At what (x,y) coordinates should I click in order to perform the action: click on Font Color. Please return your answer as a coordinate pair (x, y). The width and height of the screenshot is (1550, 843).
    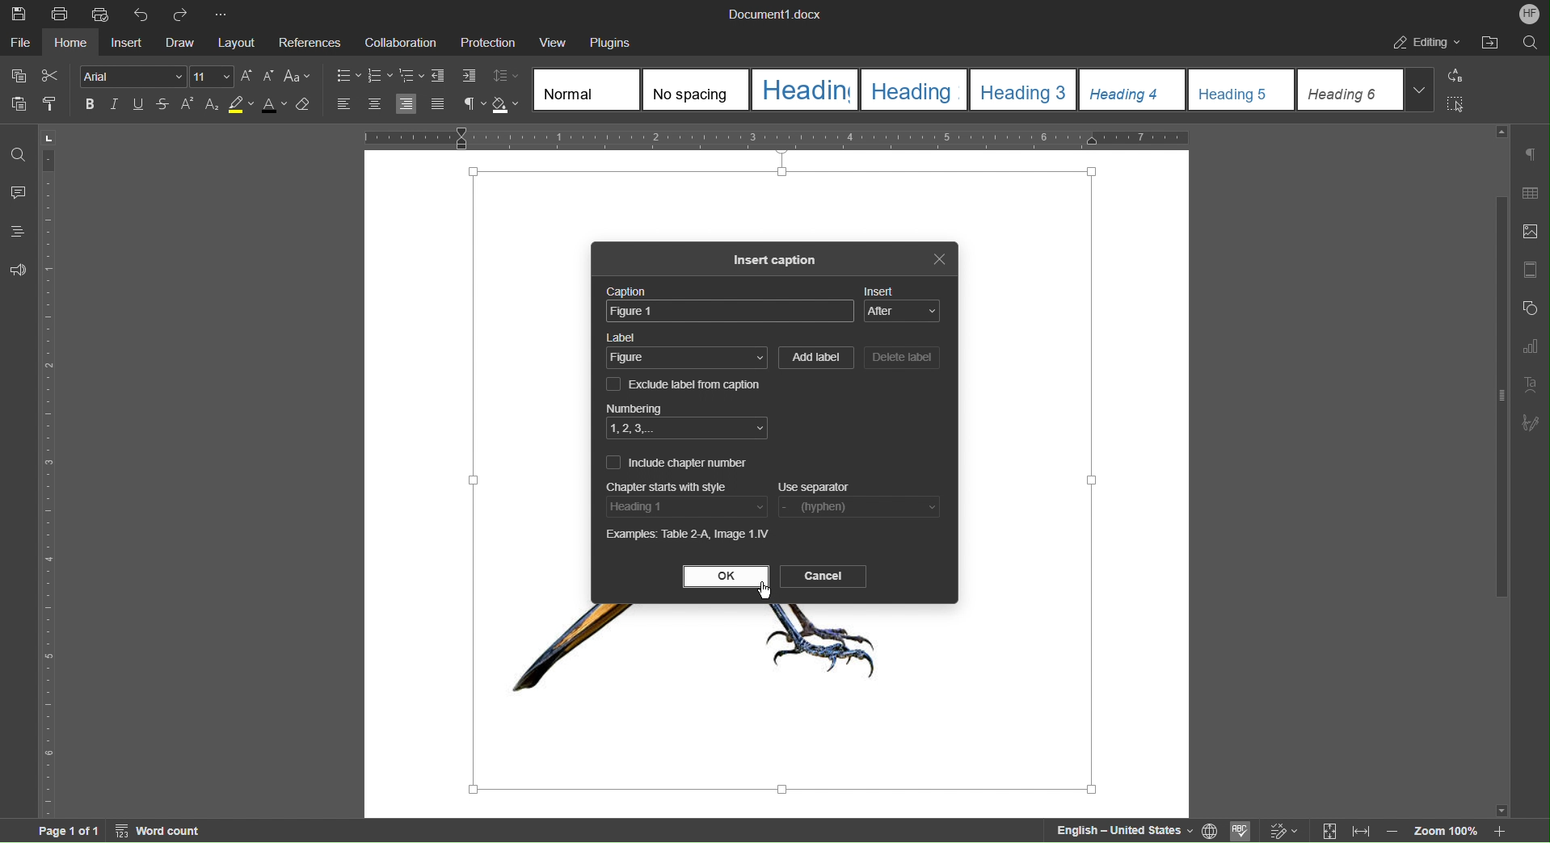
    Looking at the image, I should click on (274, 106).